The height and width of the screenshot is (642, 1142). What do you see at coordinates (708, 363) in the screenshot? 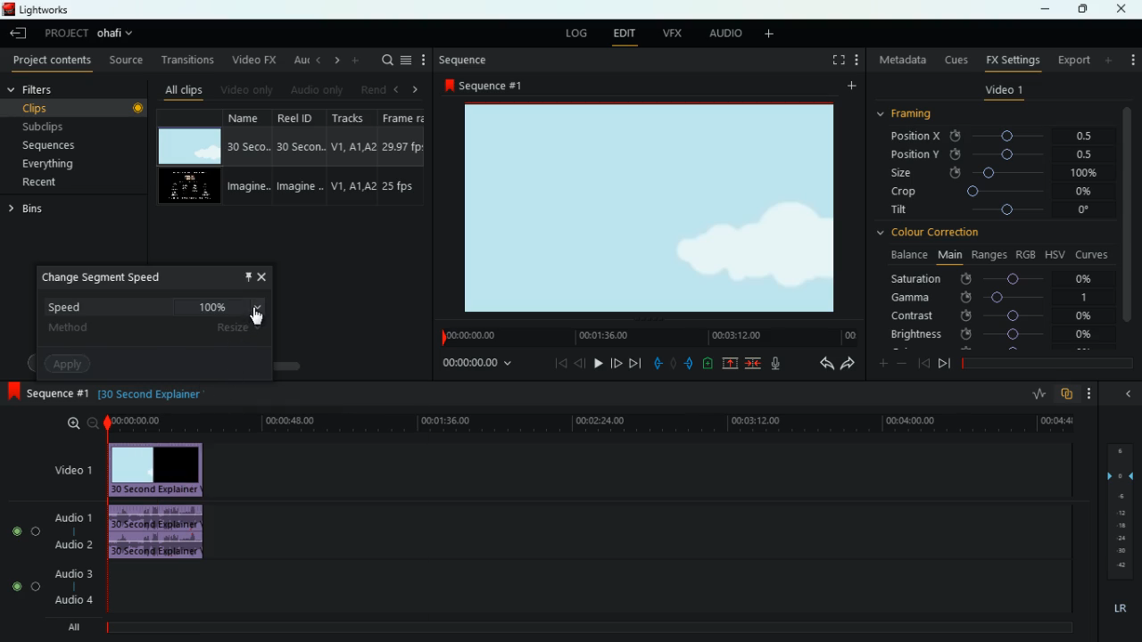
I see `charge` at bounding box center [708, 363].